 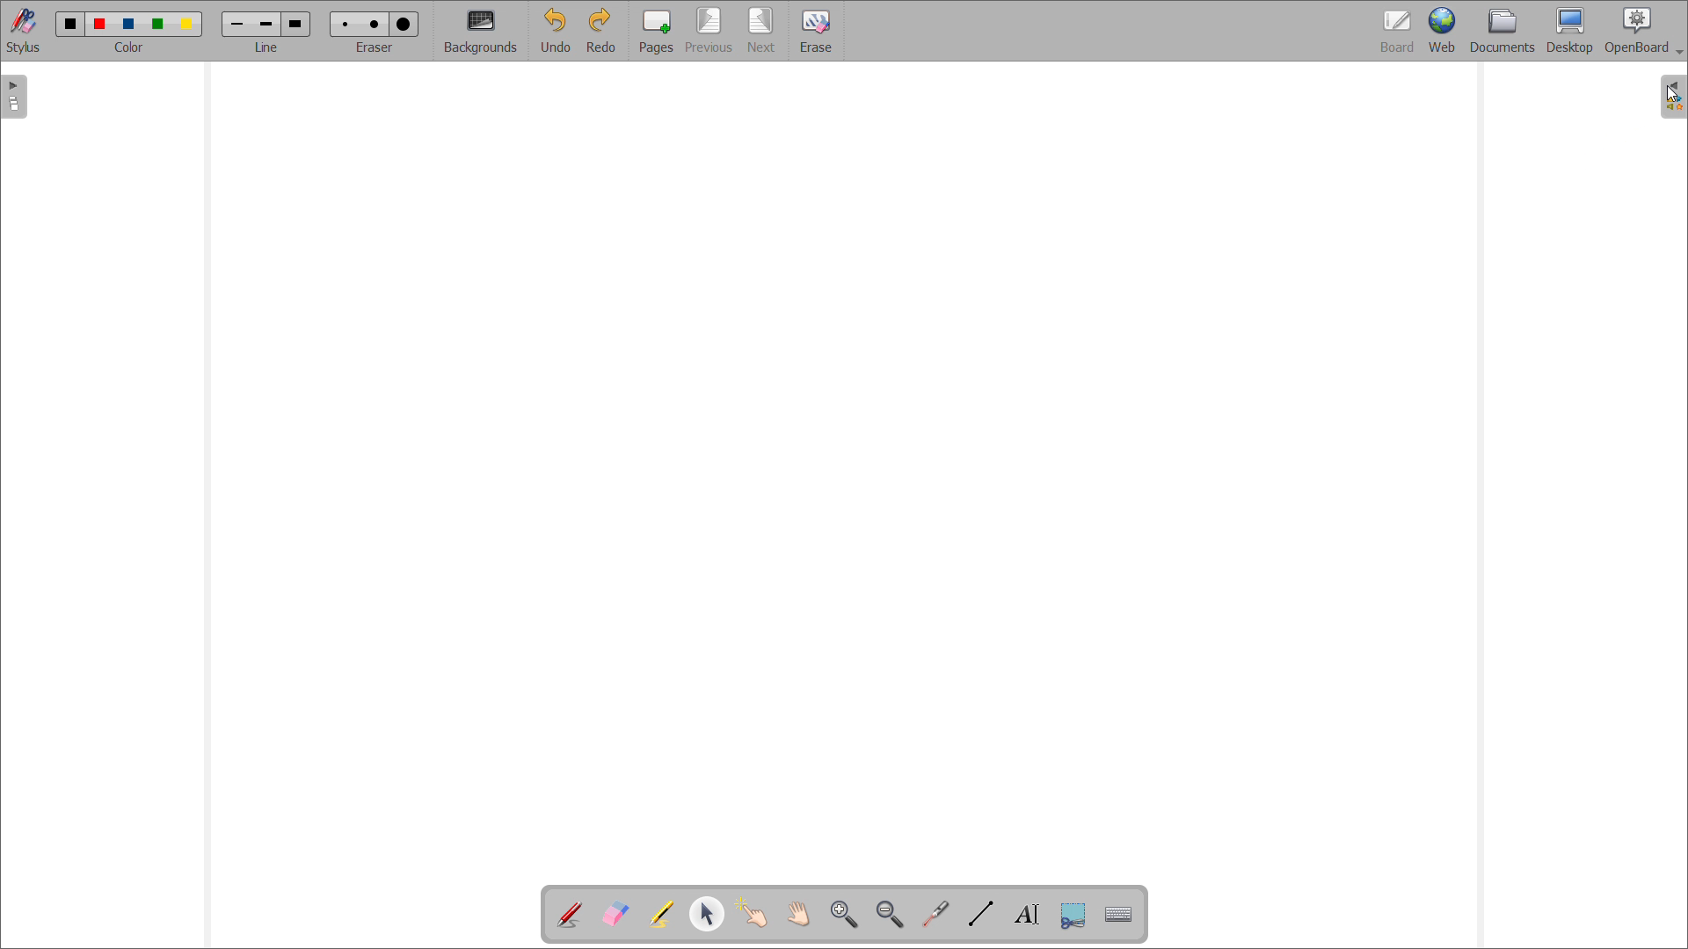 I want to click on stylus, so click(x=24, y=30).